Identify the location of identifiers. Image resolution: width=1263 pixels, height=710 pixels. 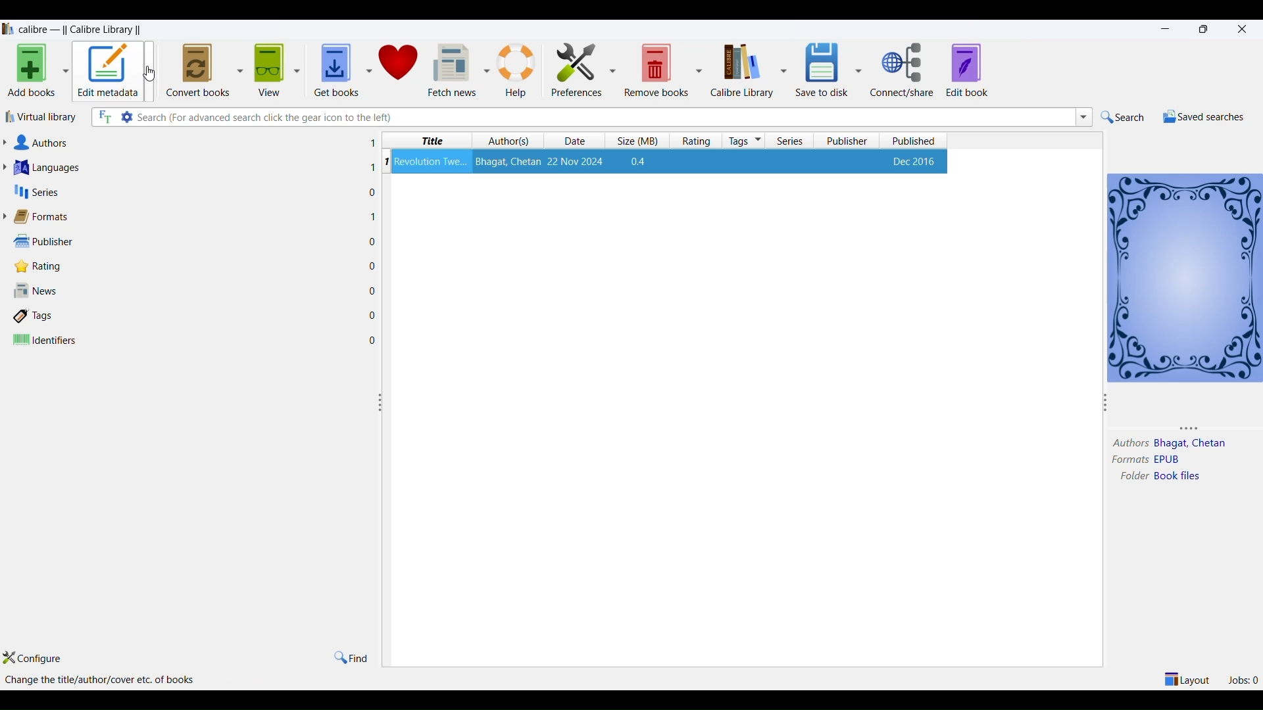
(46, 341).